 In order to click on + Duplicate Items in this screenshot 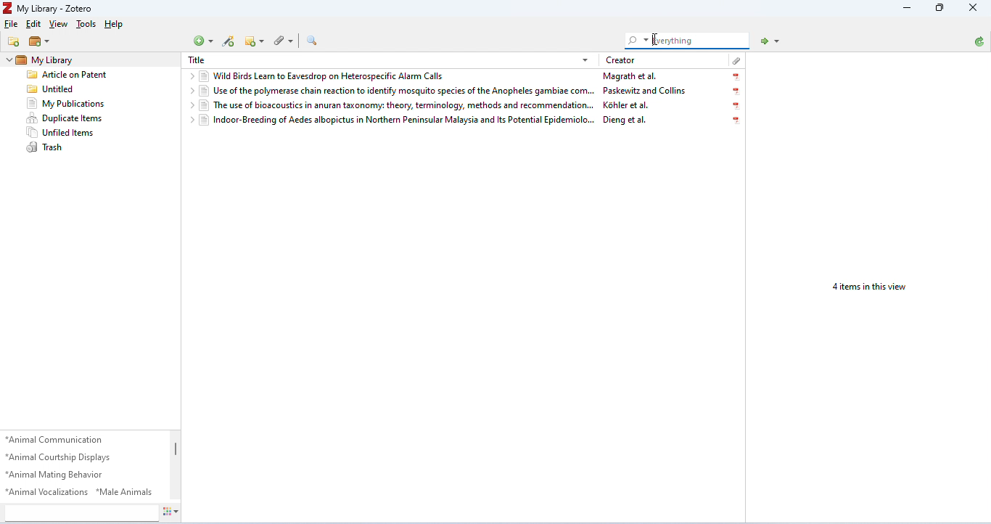, I will do `click(76, 118)`.